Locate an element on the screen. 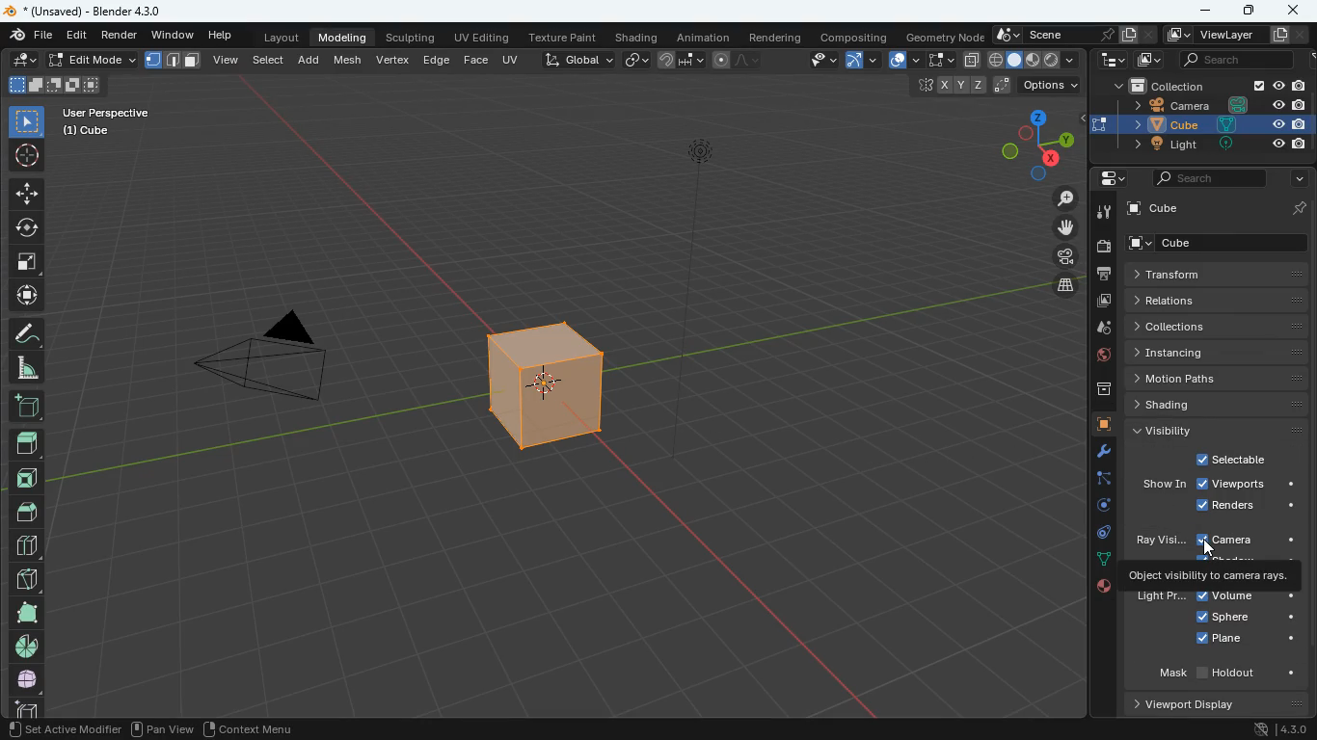 Image resolution: width=1317 pixels, height=740 pixels. select is located at coordinates (268, 63).